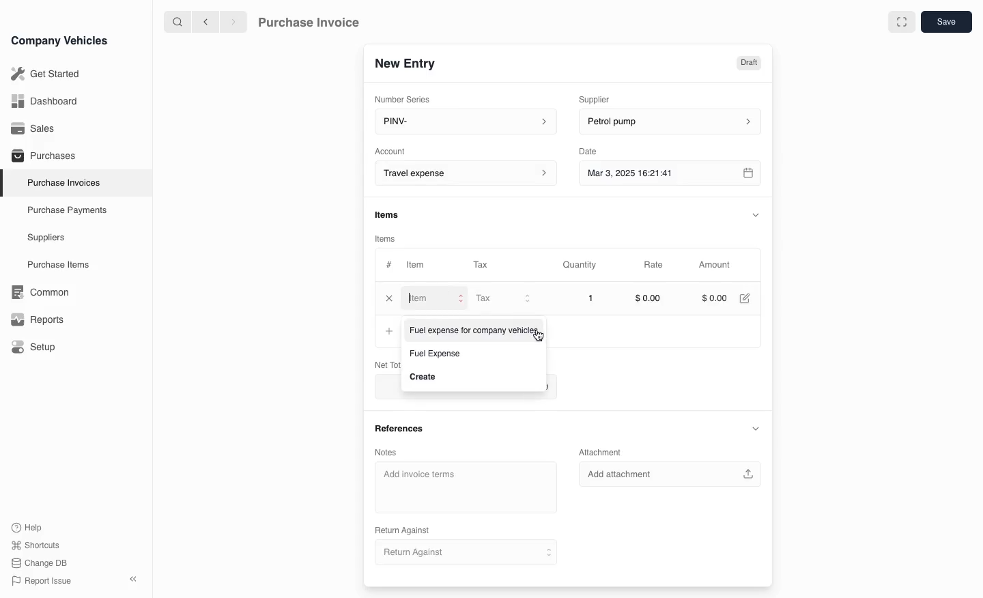 The width and height of the screenshot is (983, 598). Describe the element at coordinates (407, 529) in the screenshot. I see `Return Against` at that location.